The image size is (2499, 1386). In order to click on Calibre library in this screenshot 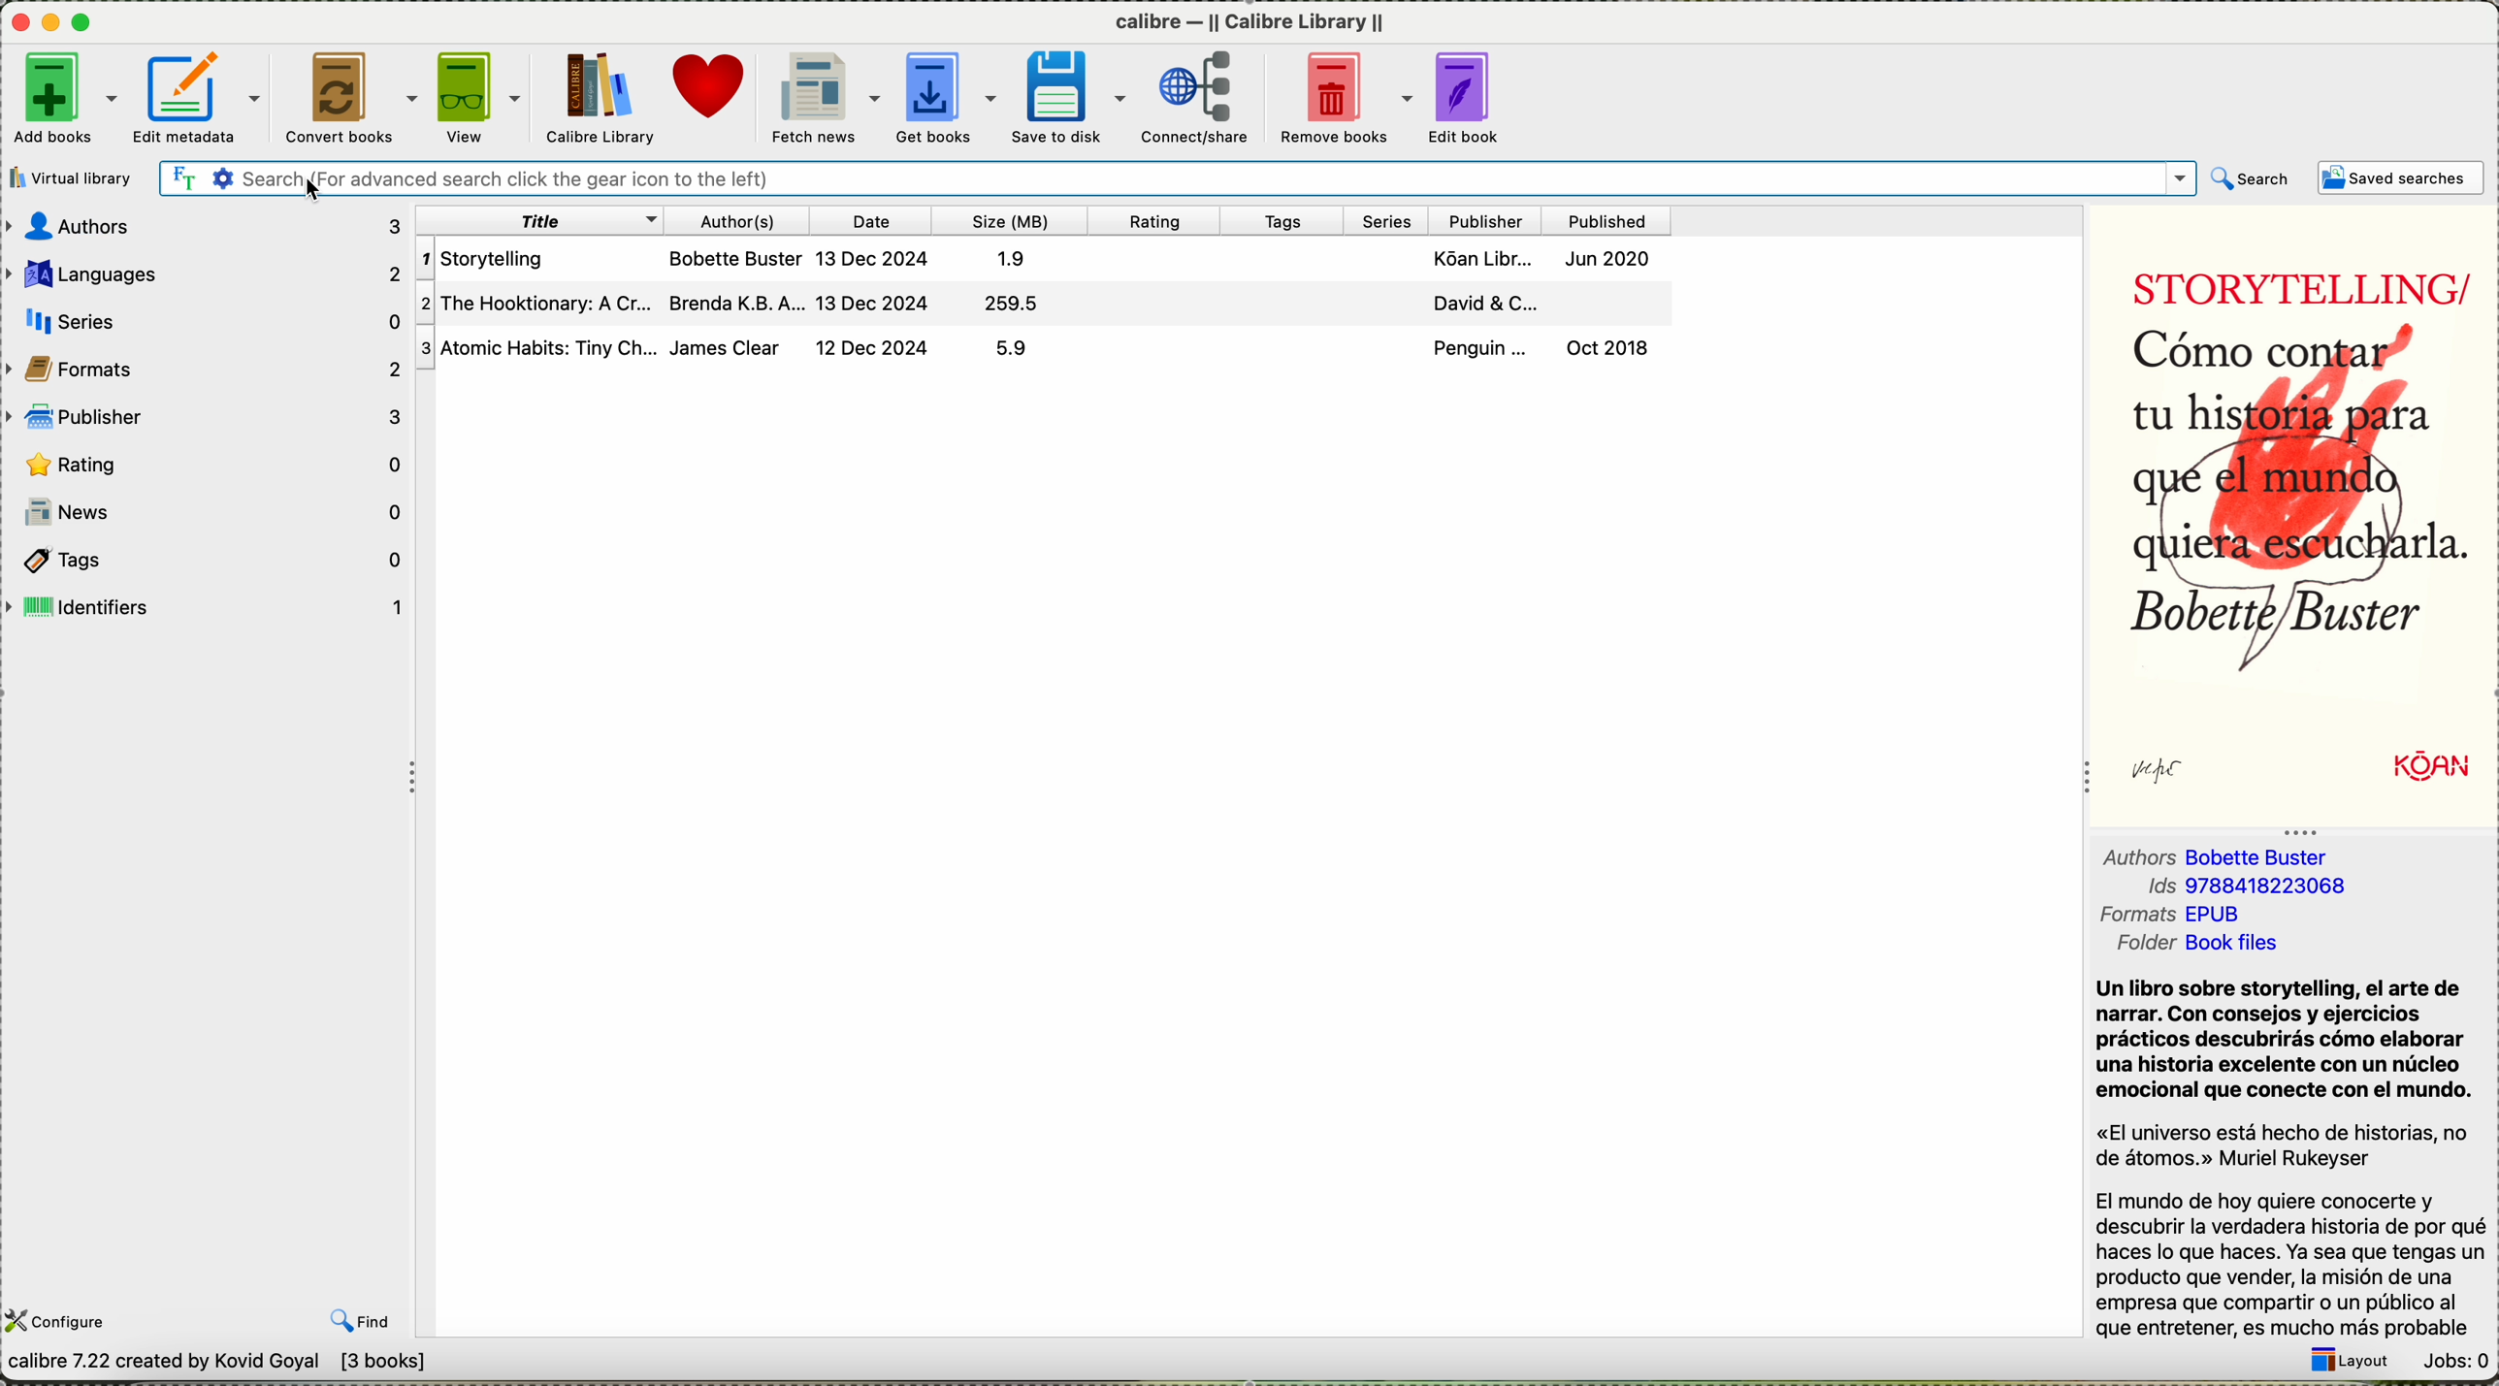, I will do `click(600, 95)`.